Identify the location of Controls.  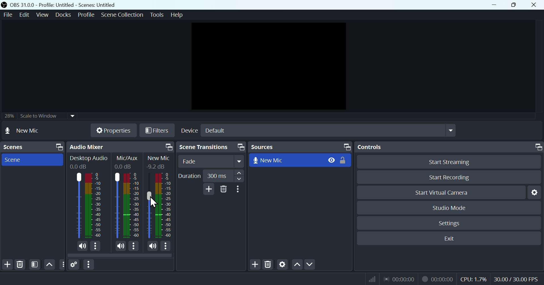
(450, 147).